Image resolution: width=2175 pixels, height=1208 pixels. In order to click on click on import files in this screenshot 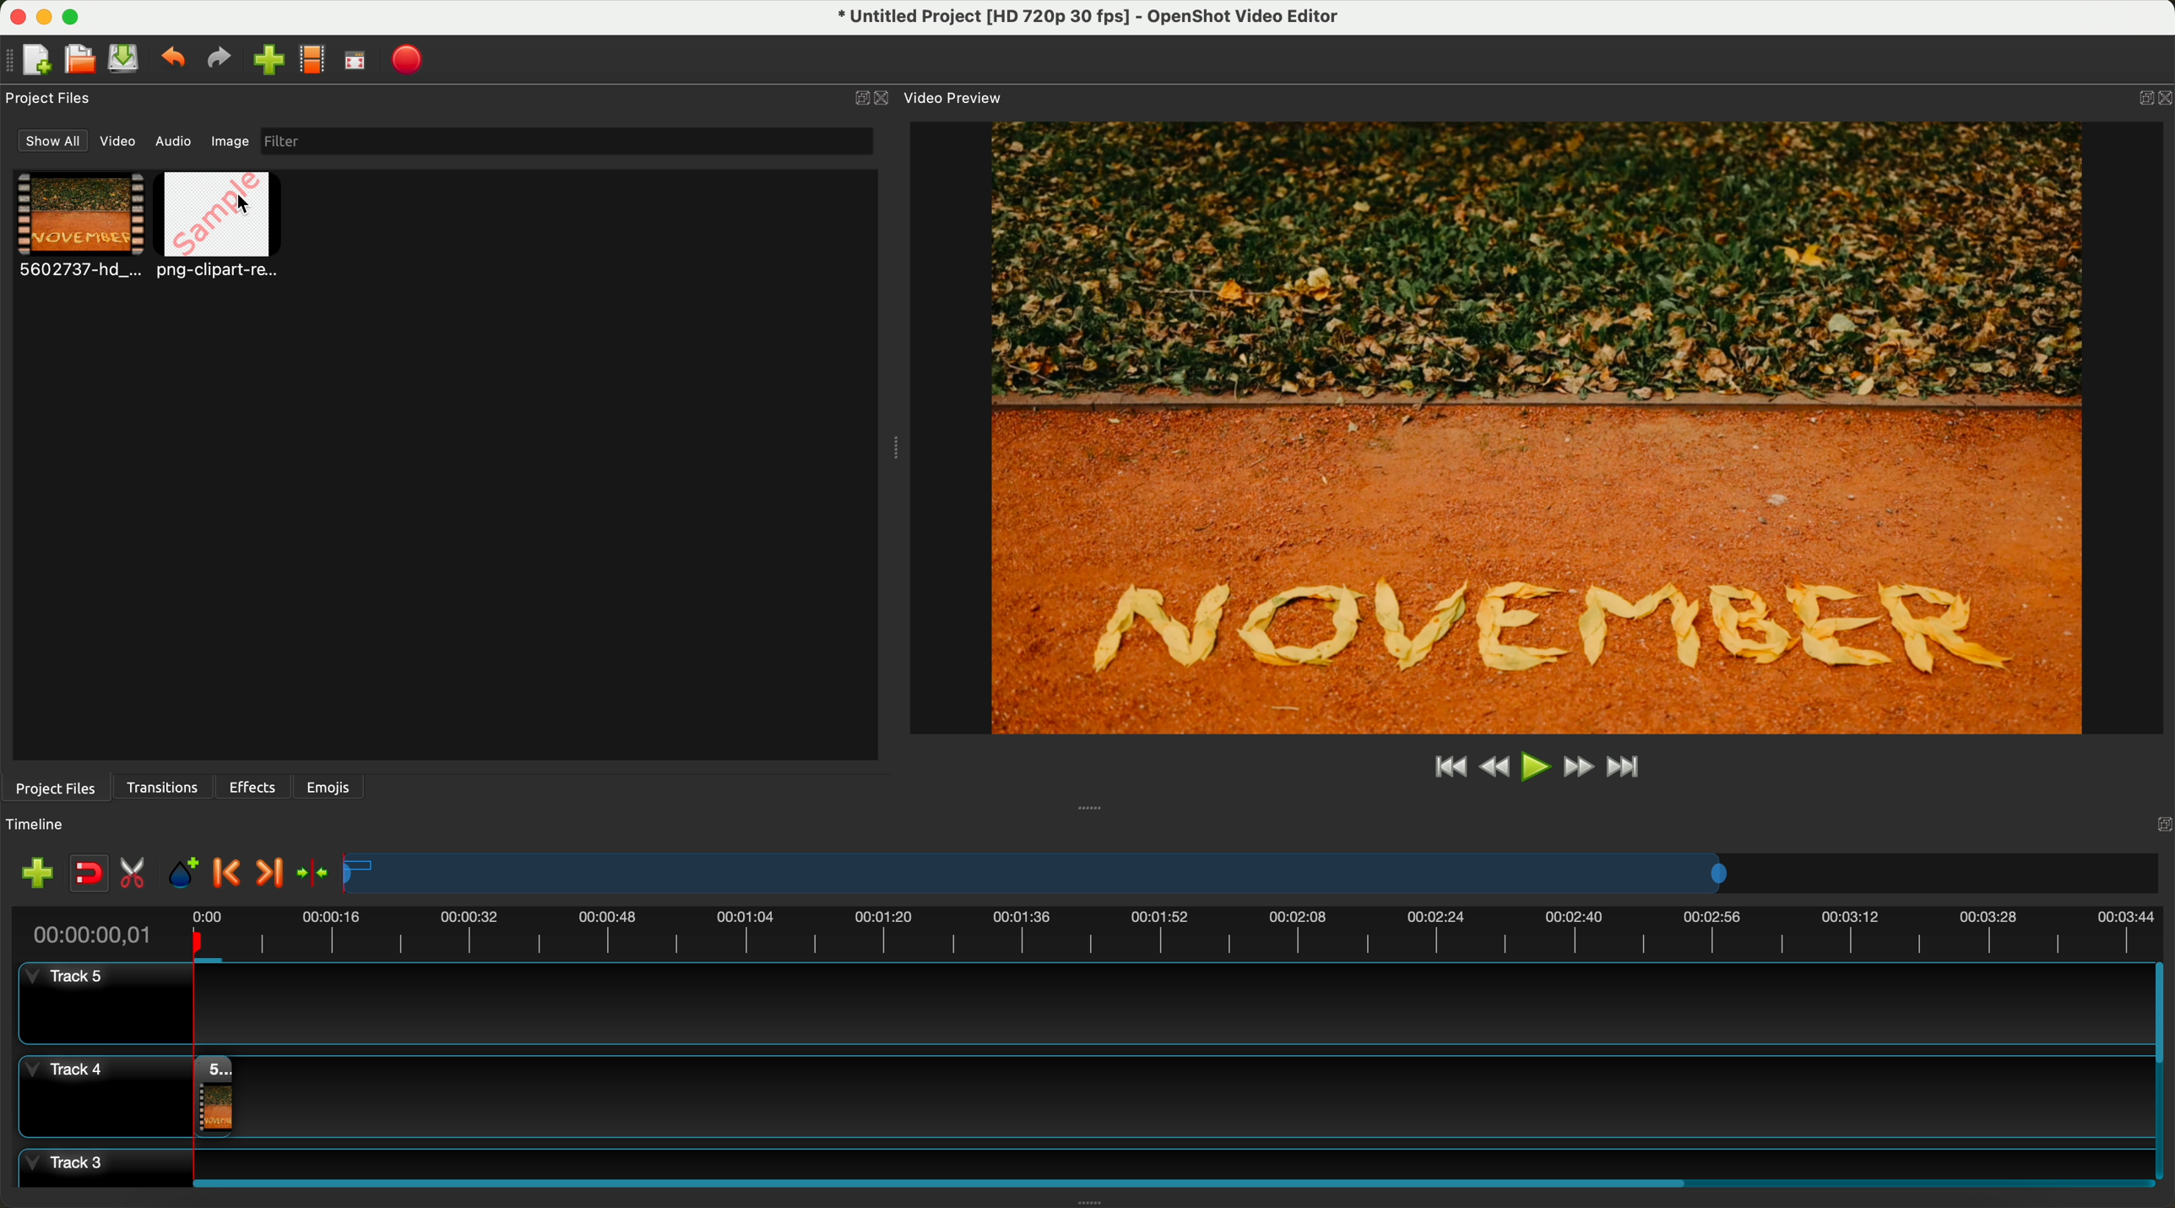, I will do `click(273, 62)`.